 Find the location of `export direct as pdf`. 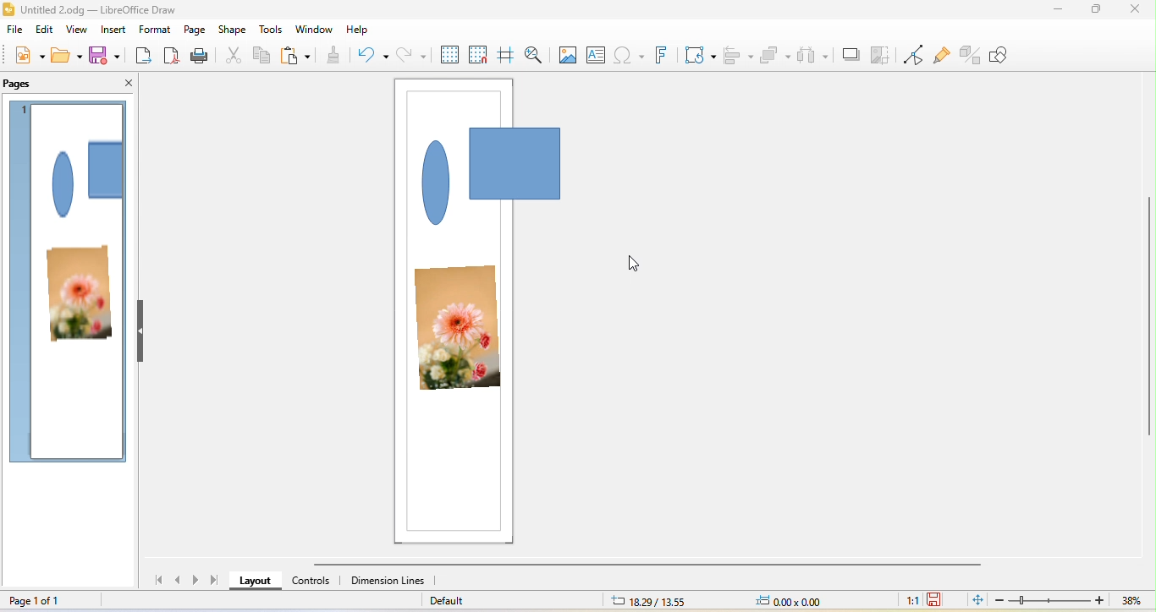

export direct as pdf is located at coordinates (173, 56).